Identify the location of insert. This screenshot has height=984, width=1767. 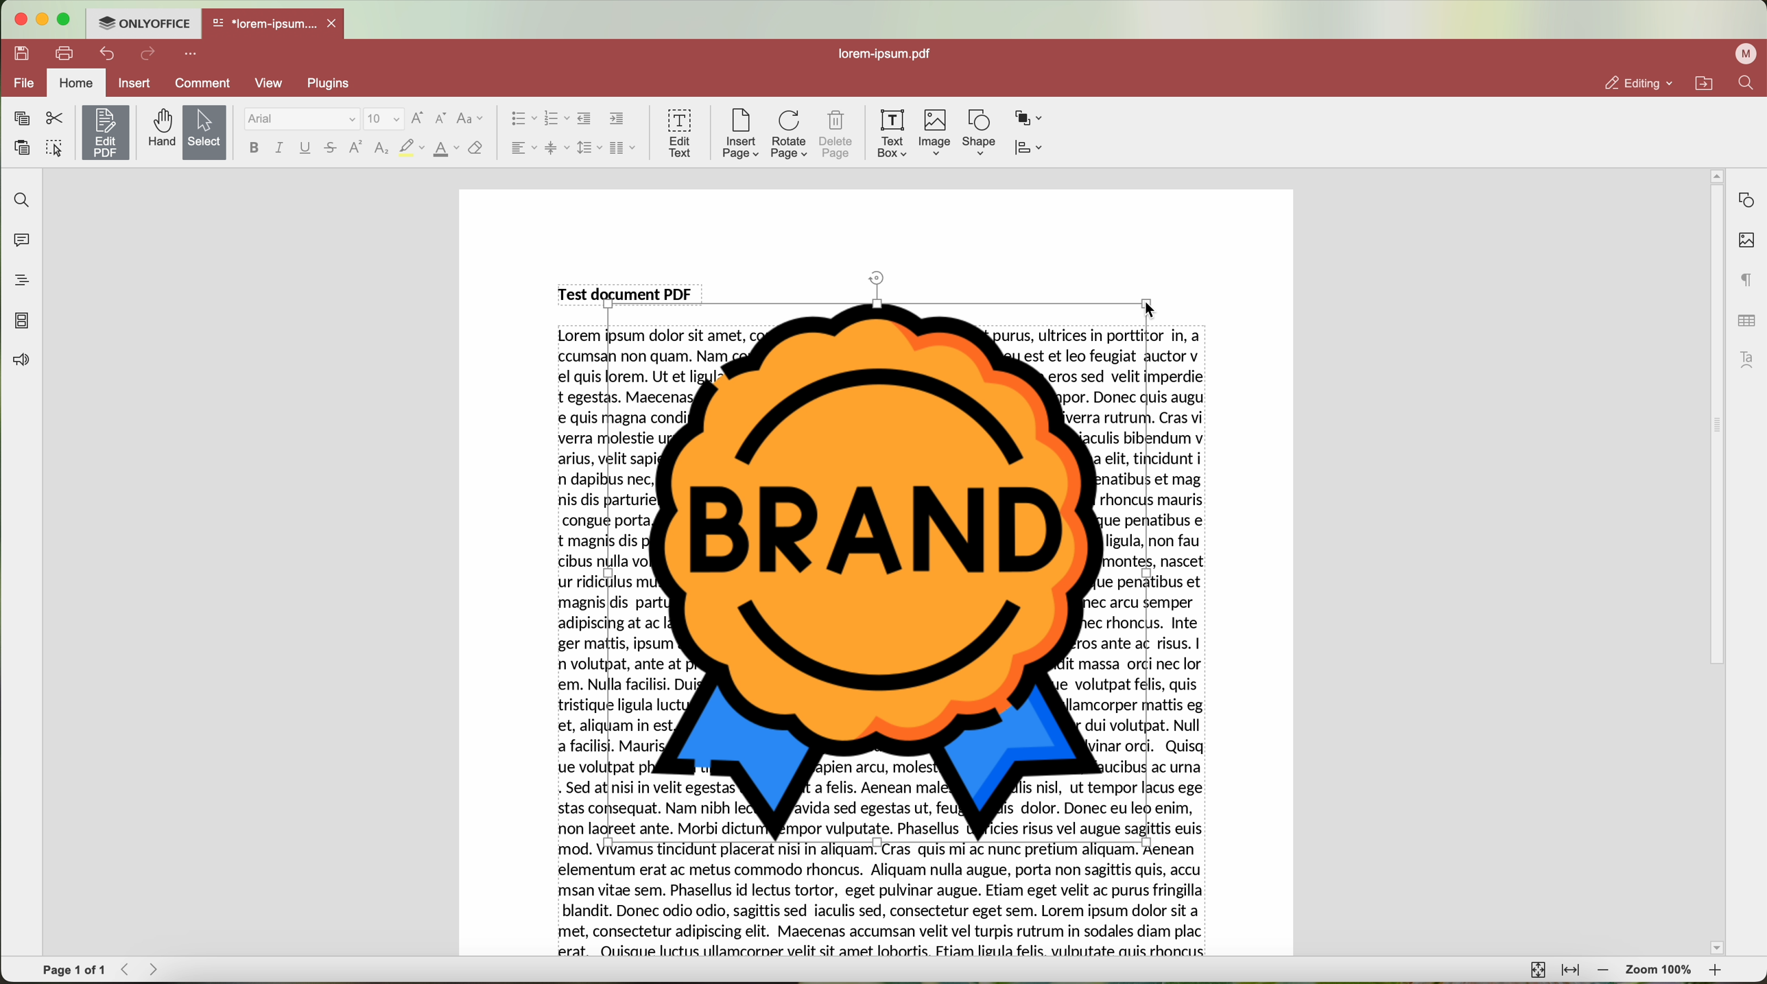
(134, 82).